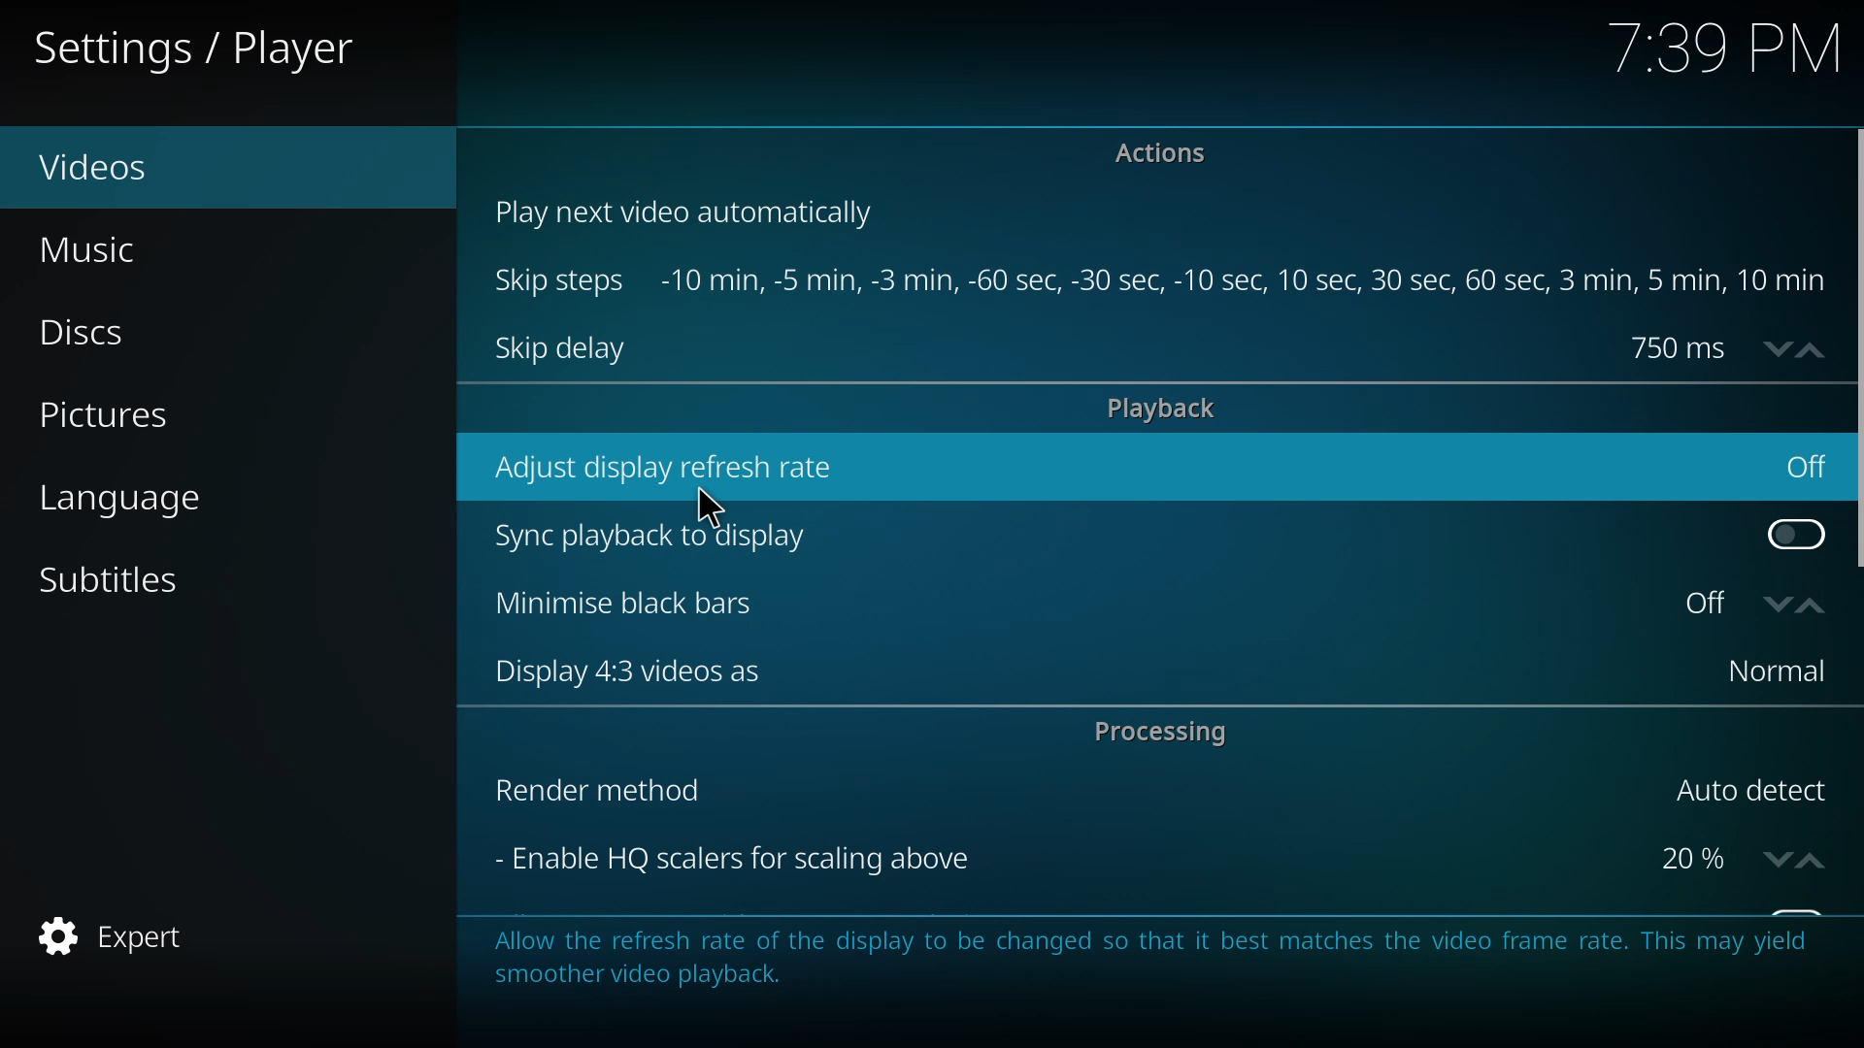 This screenshot has height=1048, width=1864. Describe the element at coordinates (1861, 352) in the screenshot. I see `scroll bar` at that location.